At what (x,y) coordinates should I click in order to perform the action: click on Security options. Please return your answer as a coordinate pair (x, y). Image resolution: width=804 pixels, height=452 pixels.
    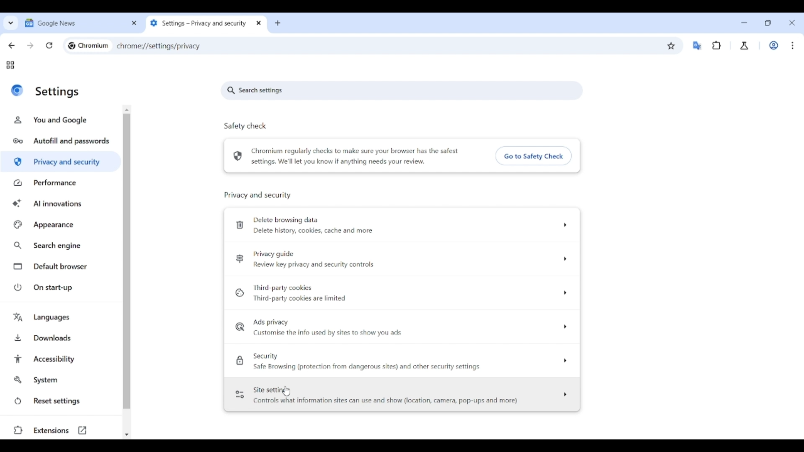
    Looking at the image, I should click on (402, 363).